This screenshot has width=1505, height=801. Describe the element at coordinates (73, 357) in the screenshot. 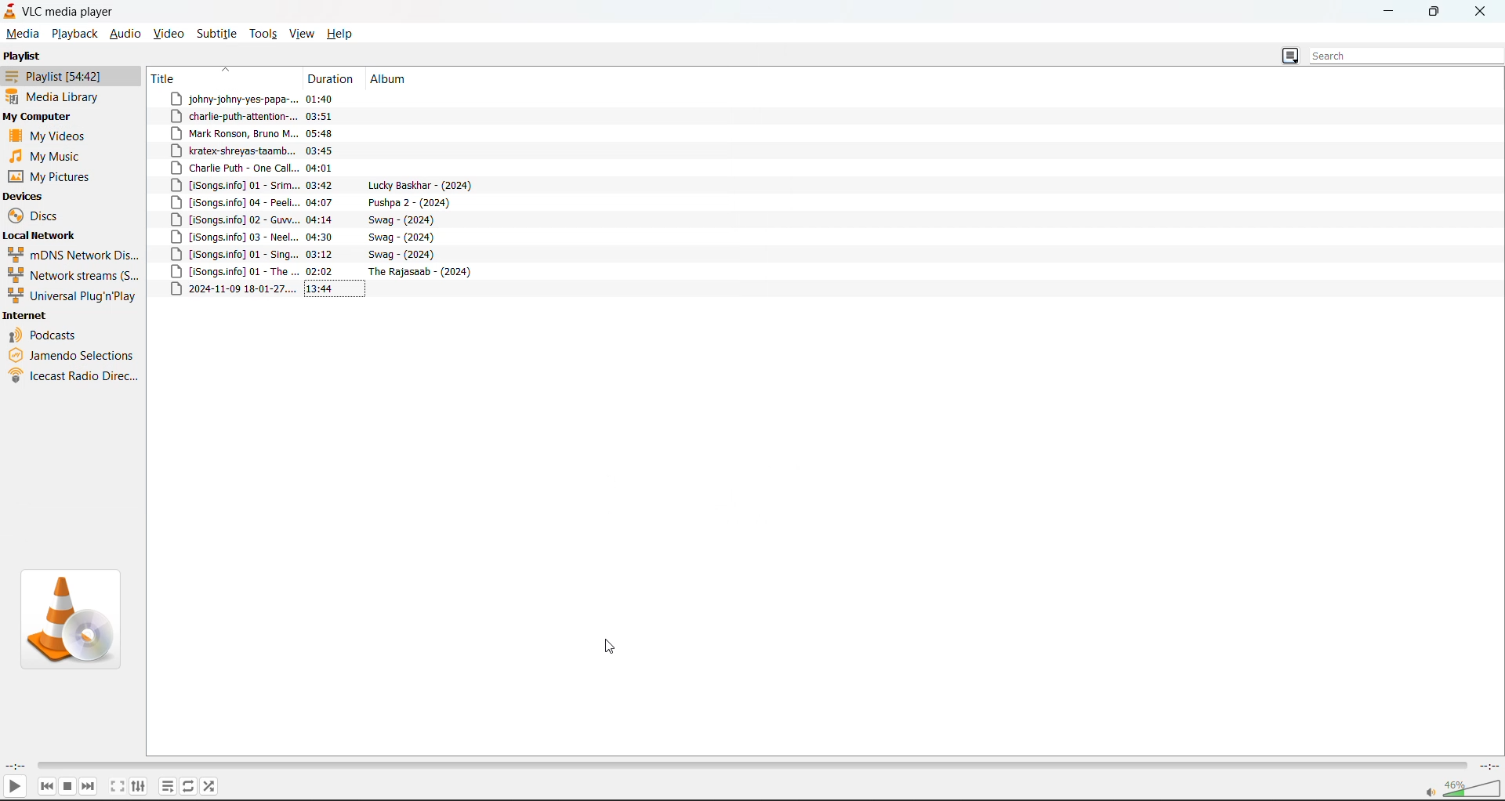

I see `jamendo selections` at that location.